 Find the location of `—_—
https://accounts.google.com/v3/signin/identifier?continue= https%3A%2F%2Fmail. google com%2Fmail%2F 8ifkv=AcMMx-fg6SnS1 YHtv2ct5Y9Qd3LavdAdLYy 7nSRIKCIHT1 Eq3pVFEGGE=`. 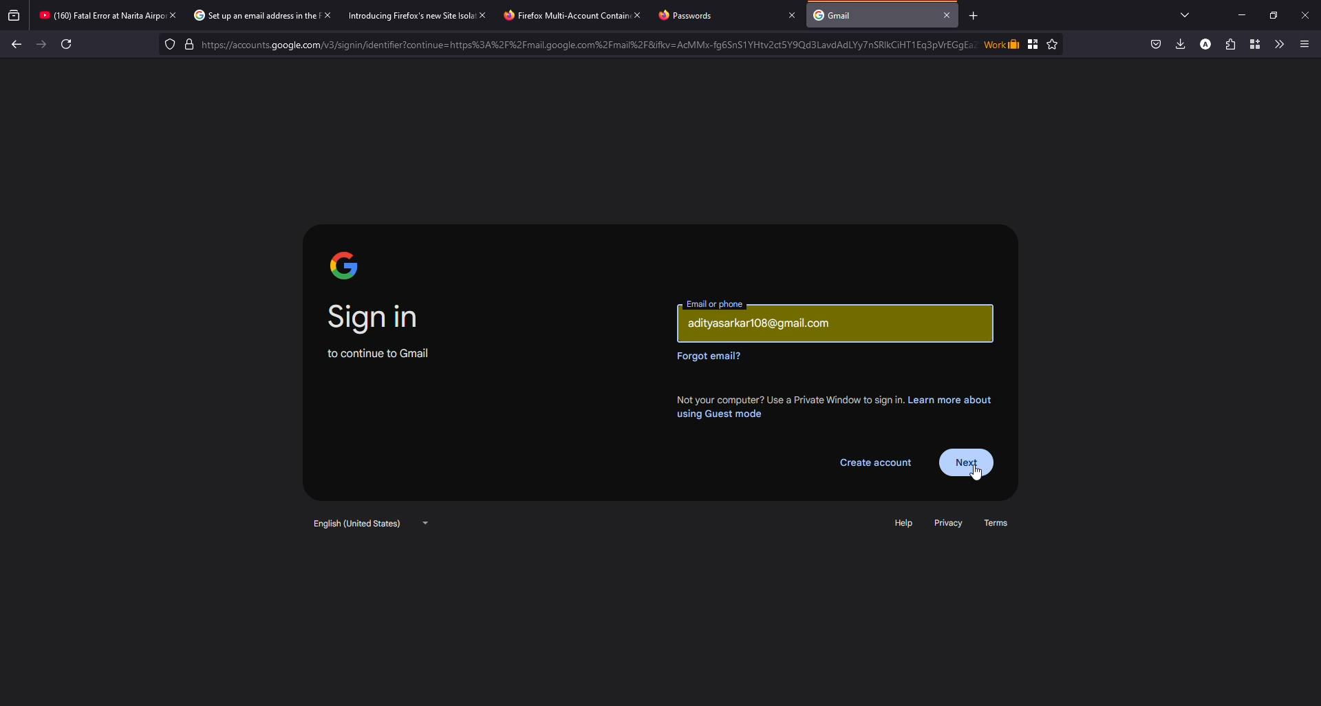

—_—
https://accounts.google.com/v3/signin/identifier?continue= https%3A%2F%2Fmail. google com%2Fmail%2F 8ifkv=AcMMx-fg6SnS1 YHtv2ct5Y9Qd3LavdAdLYy 7nSRIKCIHT1 Eq3pVFEGGE= is located at coordinates (583, 44).